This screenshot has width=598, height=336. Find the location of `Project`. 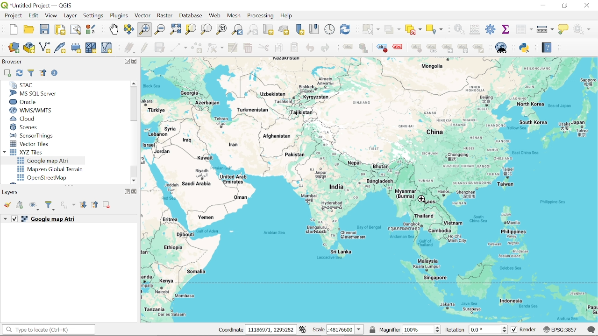

Project is located at coordinates (12, 16).